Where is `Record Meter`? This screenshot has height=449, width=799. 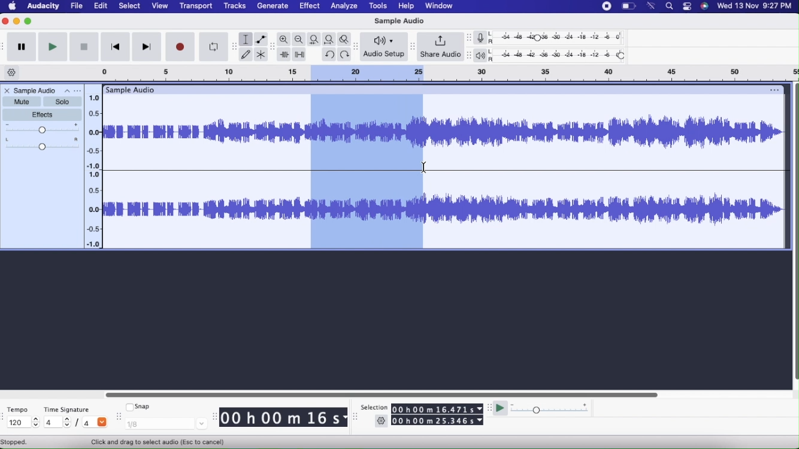 Record Meter is located at coordinates (484, 38).